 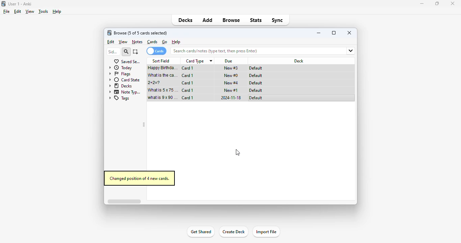 I want to click on create deck, so click(x=233, y=232).